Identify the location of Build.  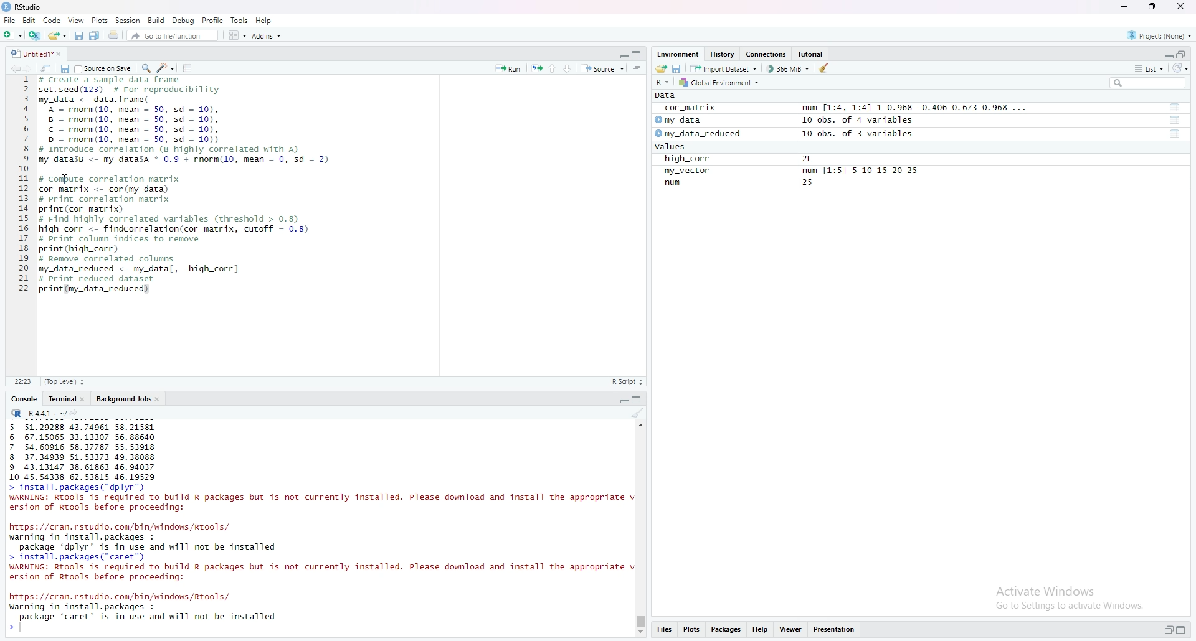
(156, 21).